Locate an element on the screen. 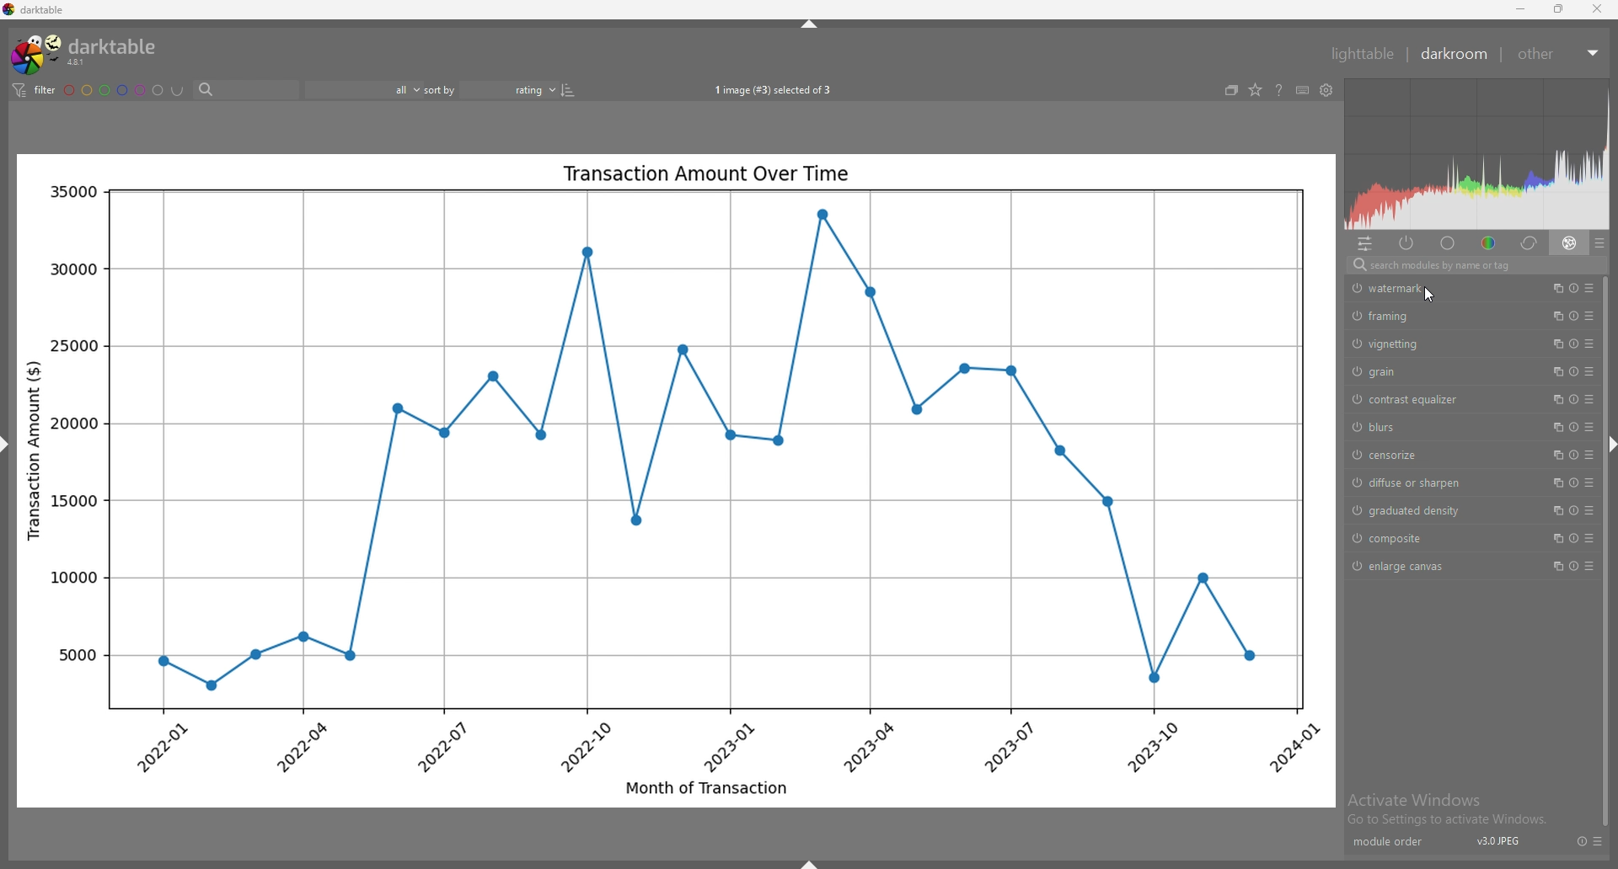  reset is located at coordinates (1575, 427).